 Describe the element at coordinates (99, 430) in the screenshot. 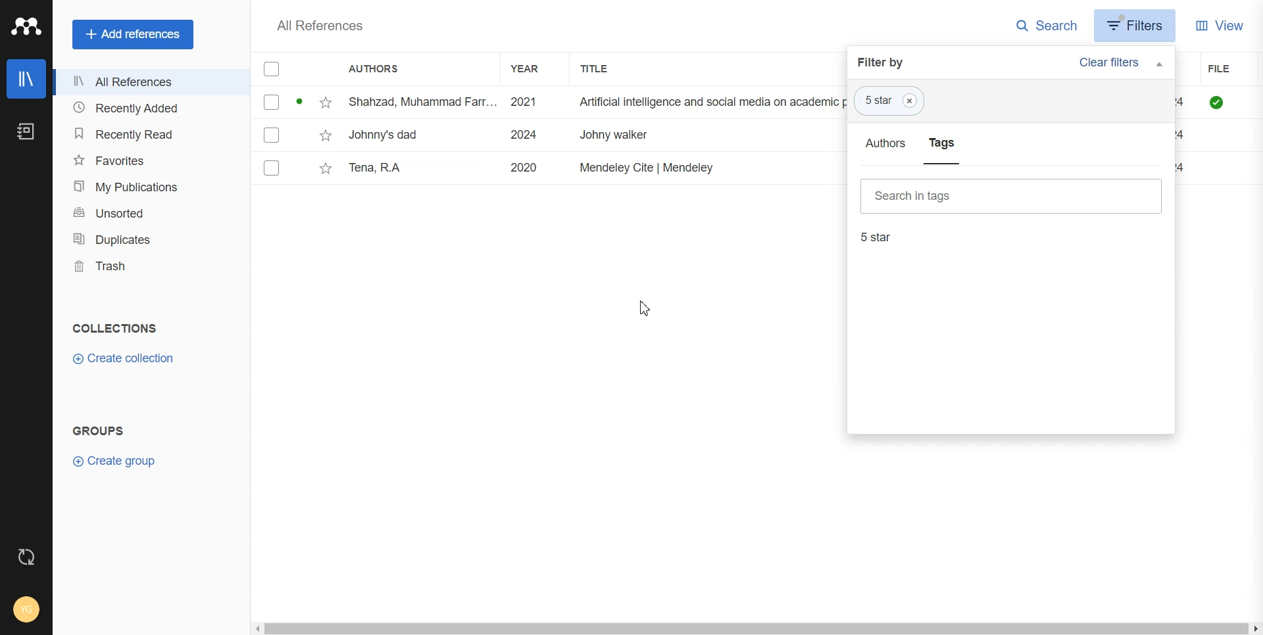

I see `Groups` at that location.